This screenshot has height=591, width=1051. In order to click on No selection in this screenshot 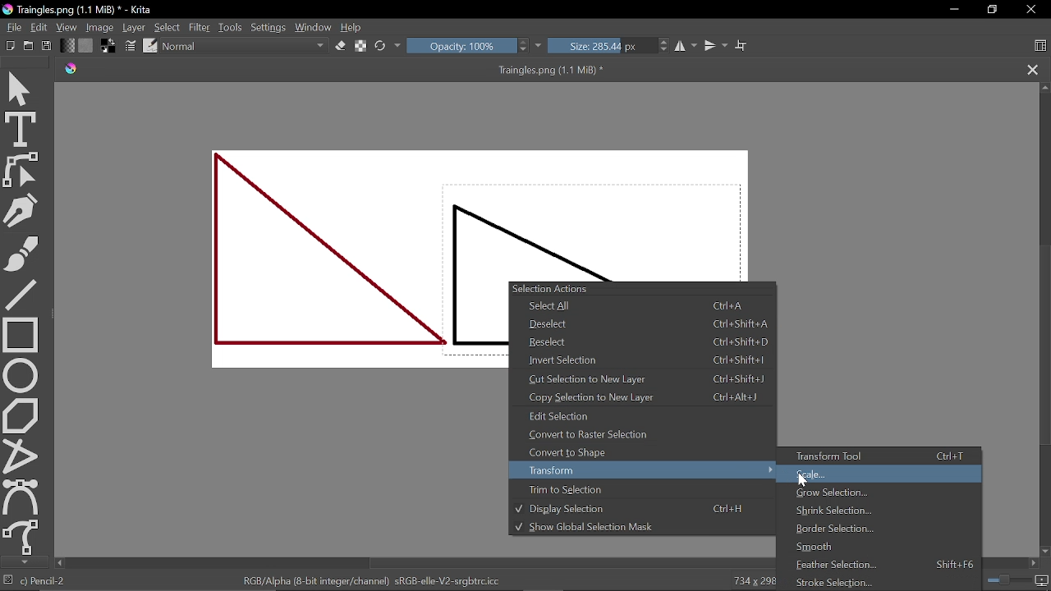, I will do `click(8, 581)`.